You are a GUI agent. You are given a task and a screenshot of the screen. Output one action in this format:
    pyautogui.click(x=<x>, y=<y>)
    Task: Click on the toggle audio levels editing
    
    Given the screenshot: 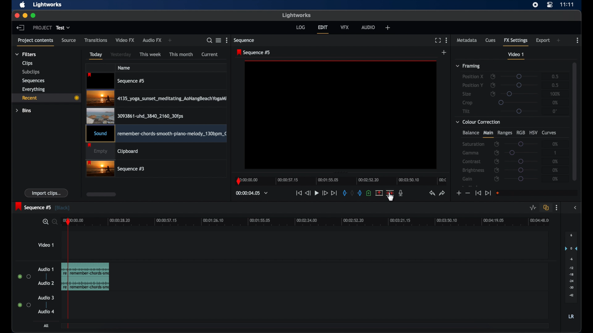 What is the action you would take?
    pyautogui.click(x=533, y=208)
    